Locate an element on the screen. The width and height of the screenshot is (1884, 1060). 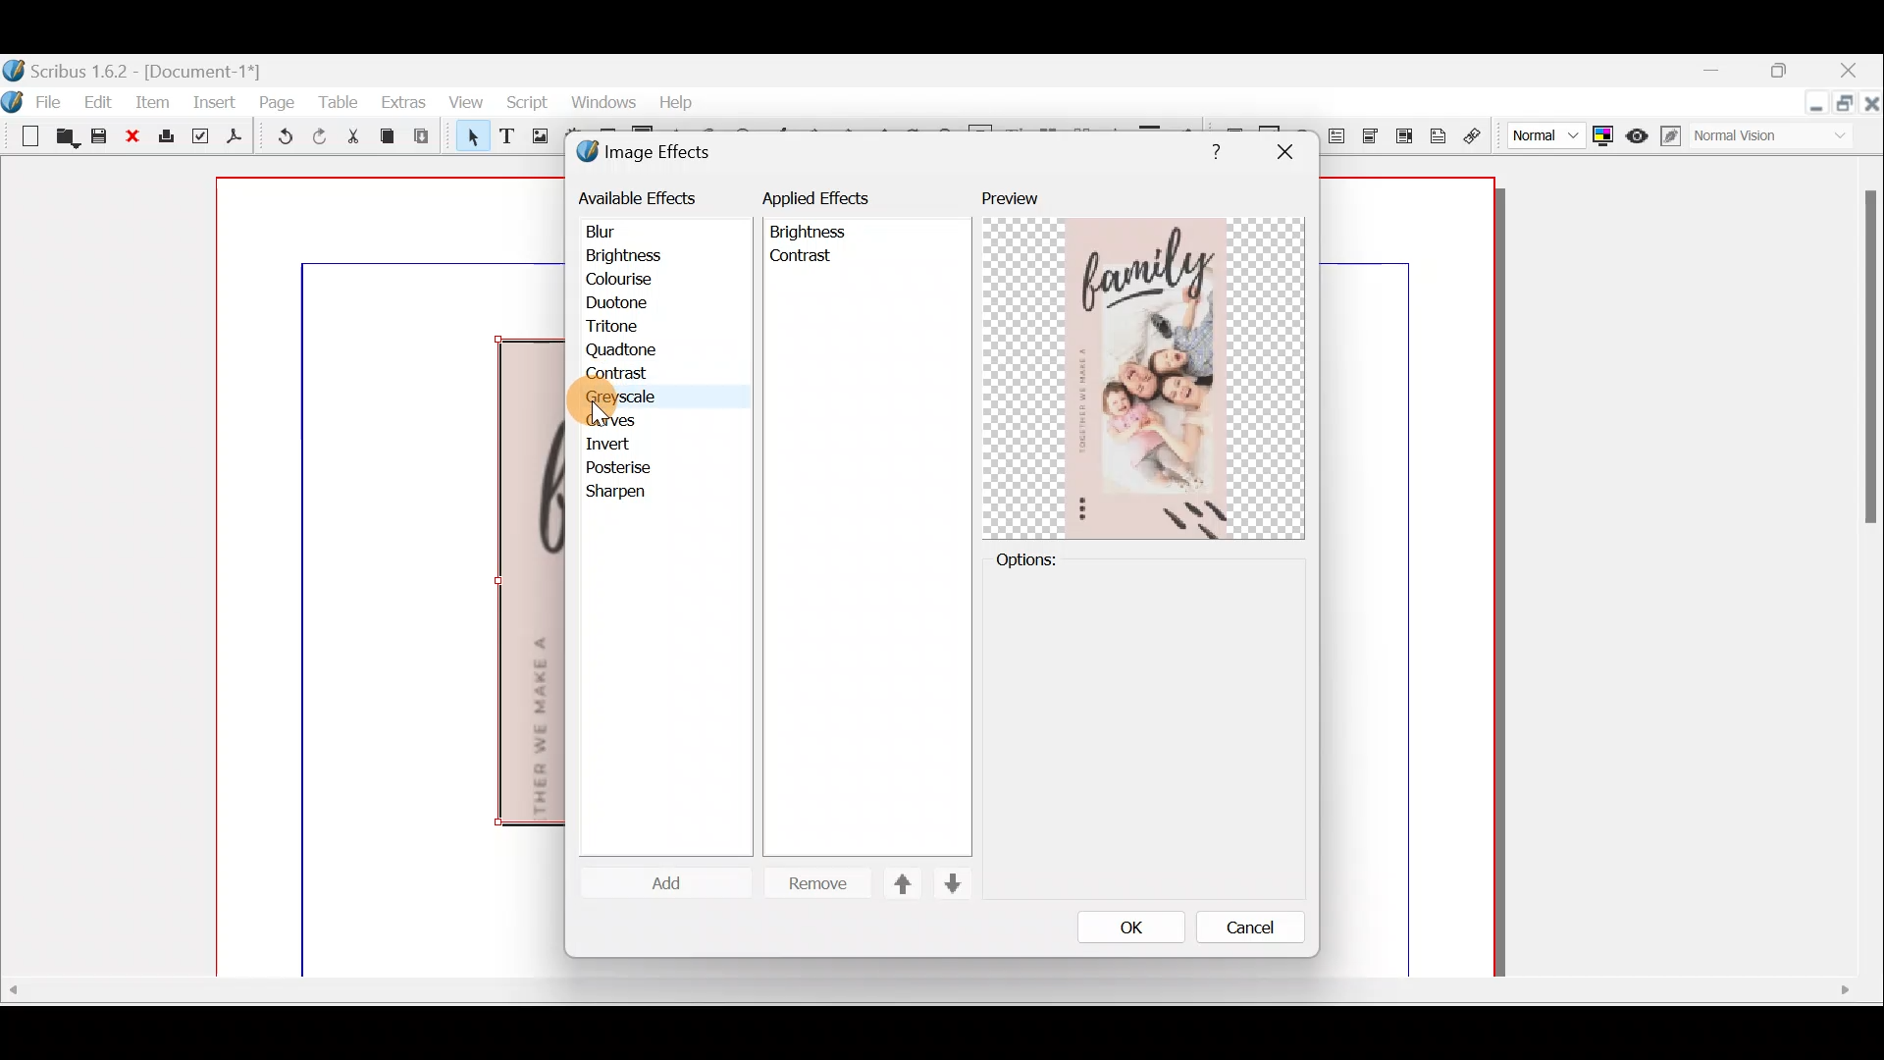
maximise is located at coordinates (1785, 73).